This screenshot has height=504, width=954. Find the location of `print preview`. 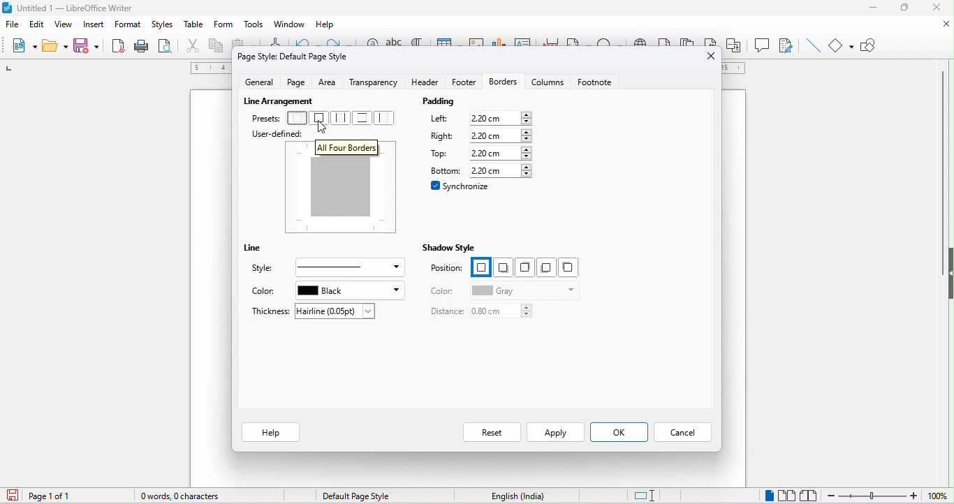

print preview is located at coordinates (168, 48).